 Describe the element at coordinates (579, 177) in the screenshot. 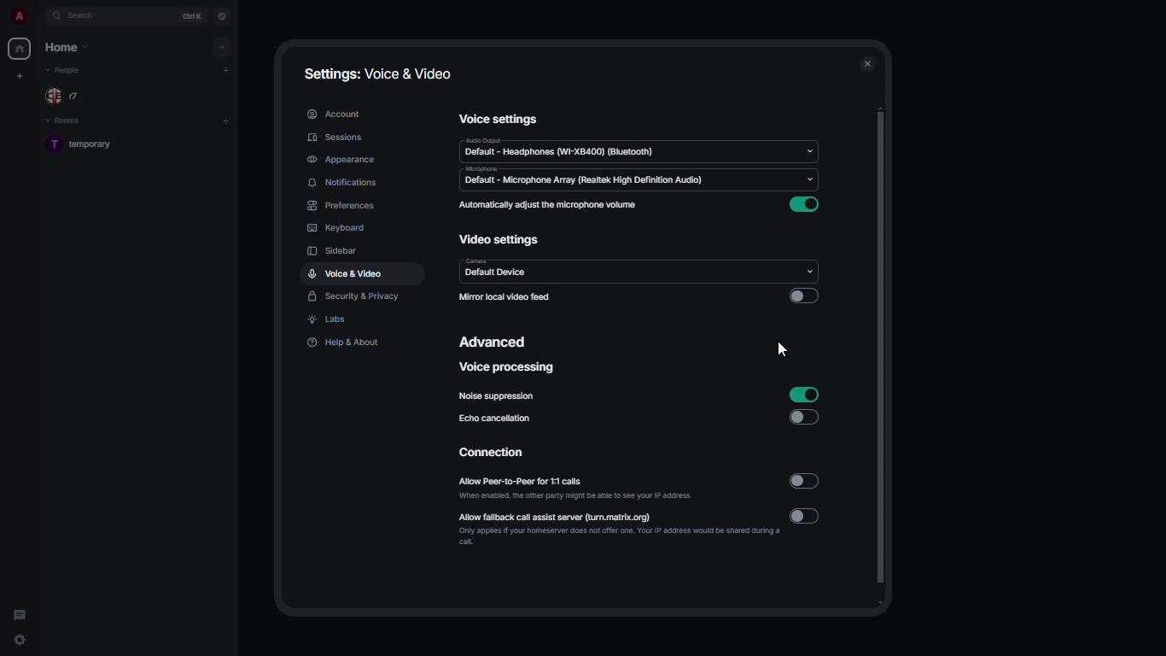

I see `microphone default` at that location.